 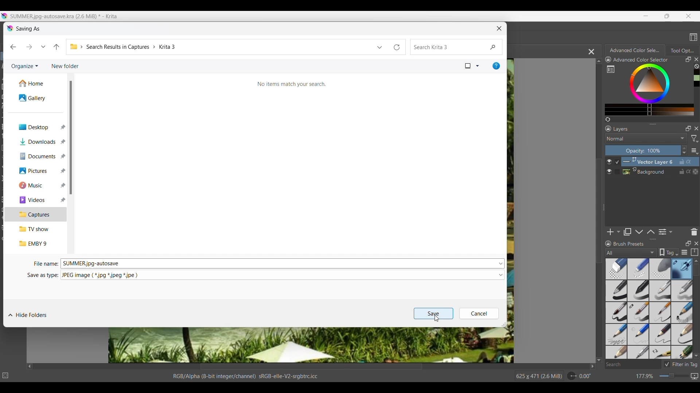 What do you see at coordinates (599, 360) in the screenshot?
I see `Quick slide to bottom` at bounding box center [599, 360].